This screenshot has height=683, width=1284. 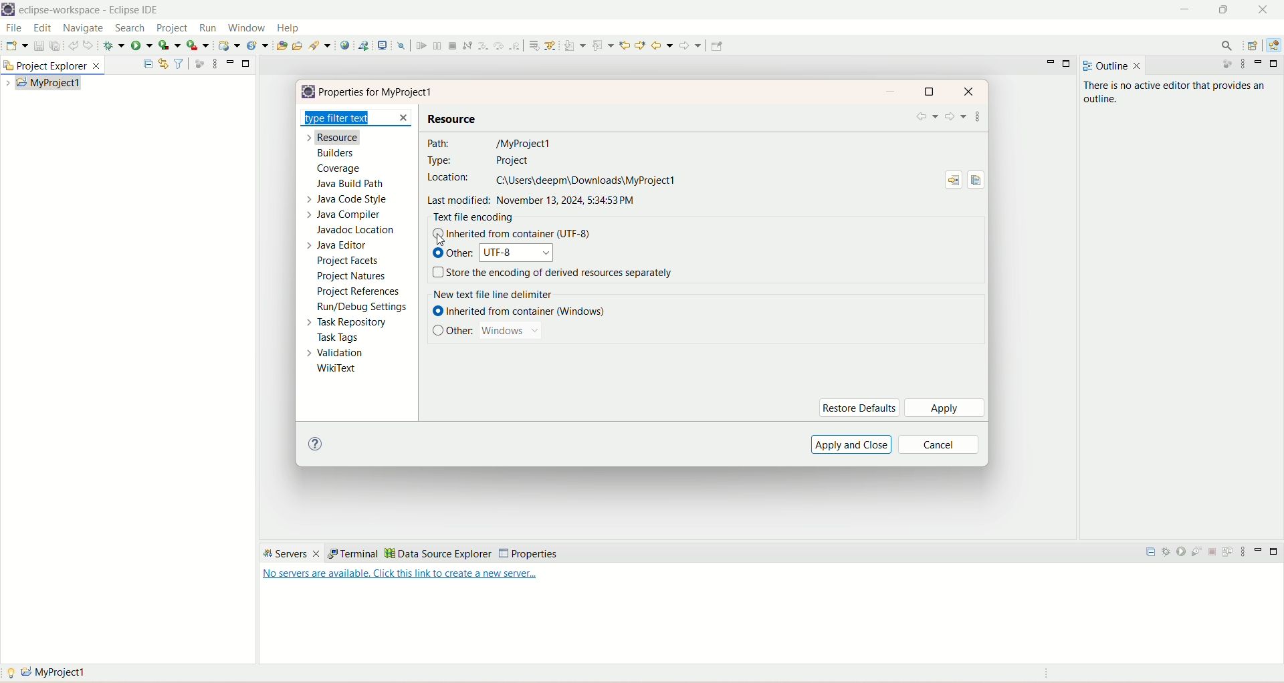 What do you see at coordinates (173, 28) in the screenshot?
I see `project` at bounding box center [173, 28].